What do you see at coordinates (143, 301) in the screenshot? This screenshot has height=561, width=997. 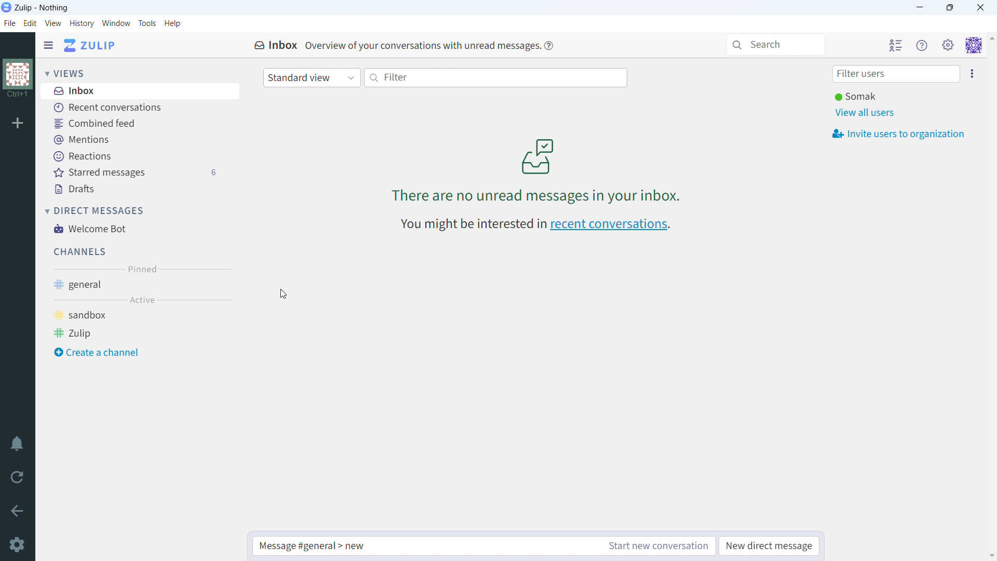 I see `active` at bounding box center [143, 301].